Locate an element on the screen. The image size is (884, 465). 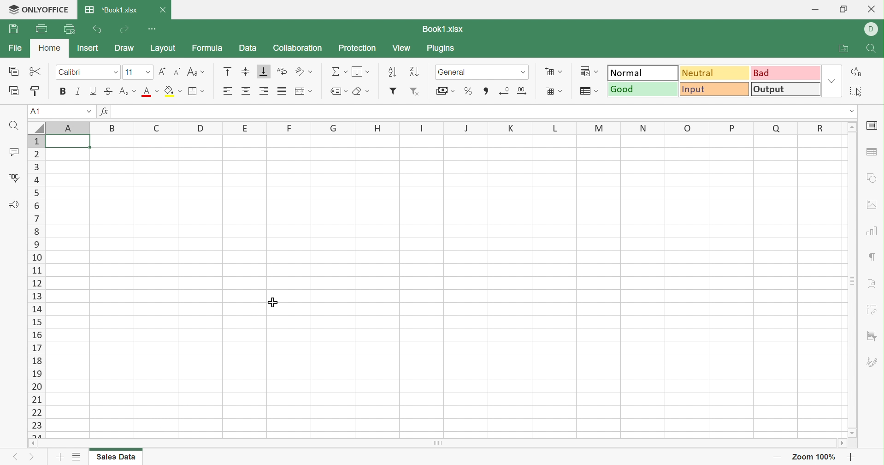
Font sizes is located at coordinates (147, 73).